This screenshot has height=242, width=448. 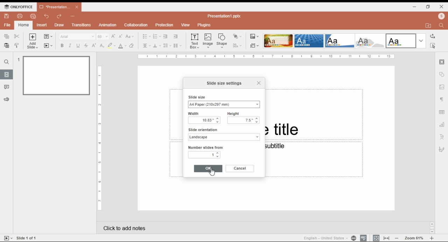 I want to click on find, so click(x=432, y=45).